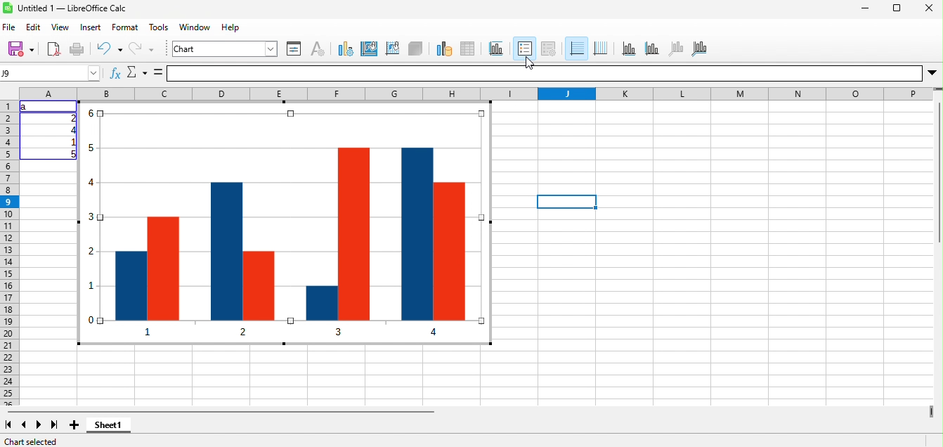  What do you see at coordinates (932, 73) in the screenshot?
I see `More options` at bounding box center [932, 73].